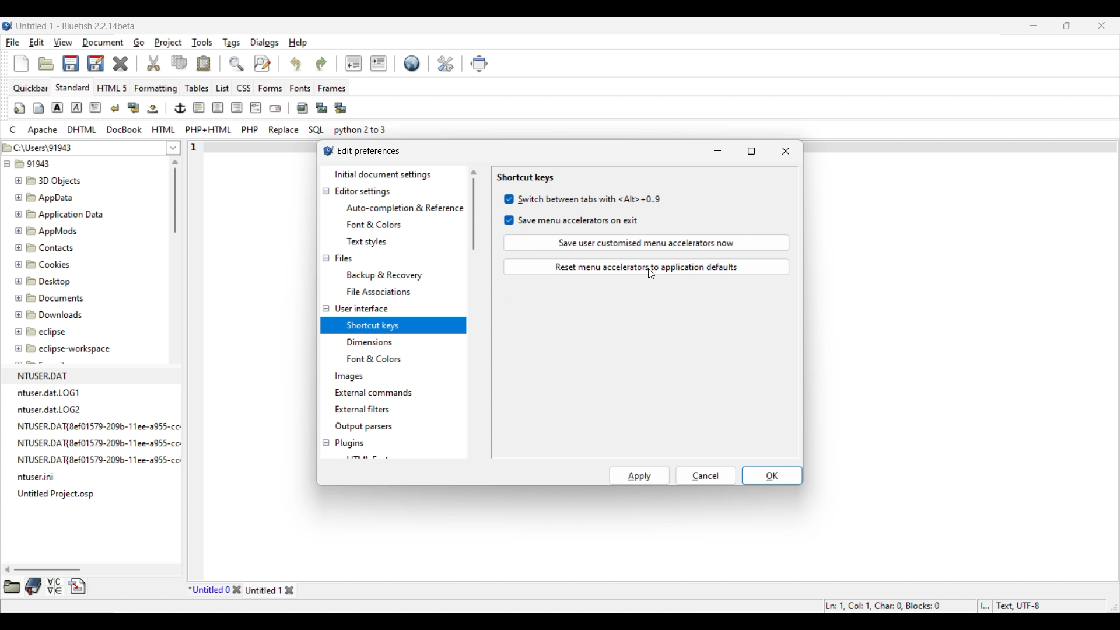 This screenshot has height=630, width=1120. Describe the element at coordinates (298, 43) in the screenshot. I see `Help menu` at that location.